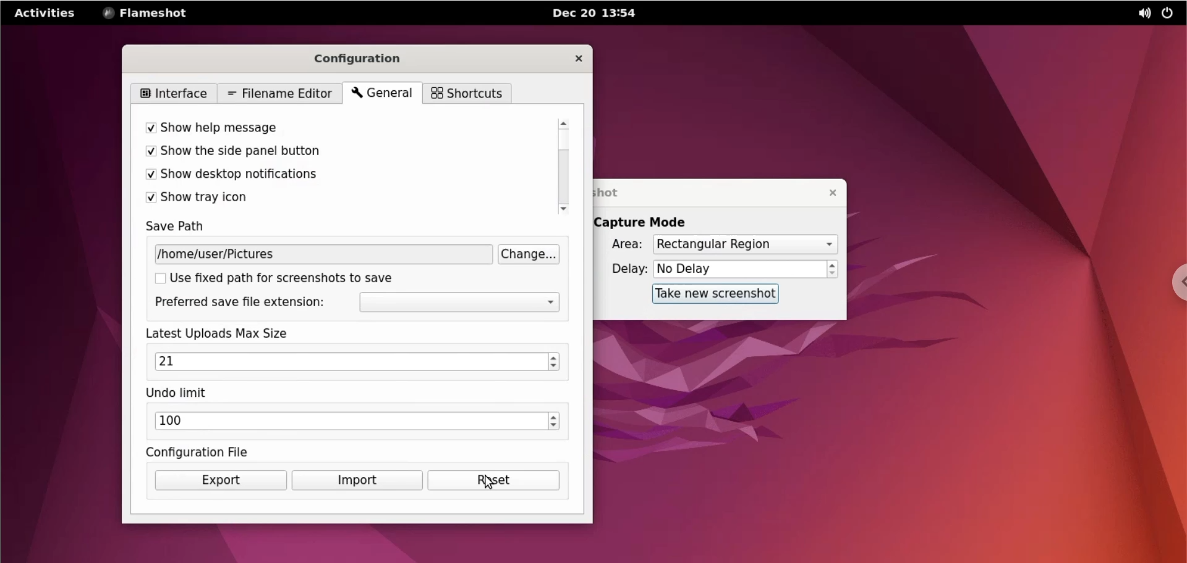 The image size is (1187, 563). I want to click on preferred save file extension:, so click(244, 304).